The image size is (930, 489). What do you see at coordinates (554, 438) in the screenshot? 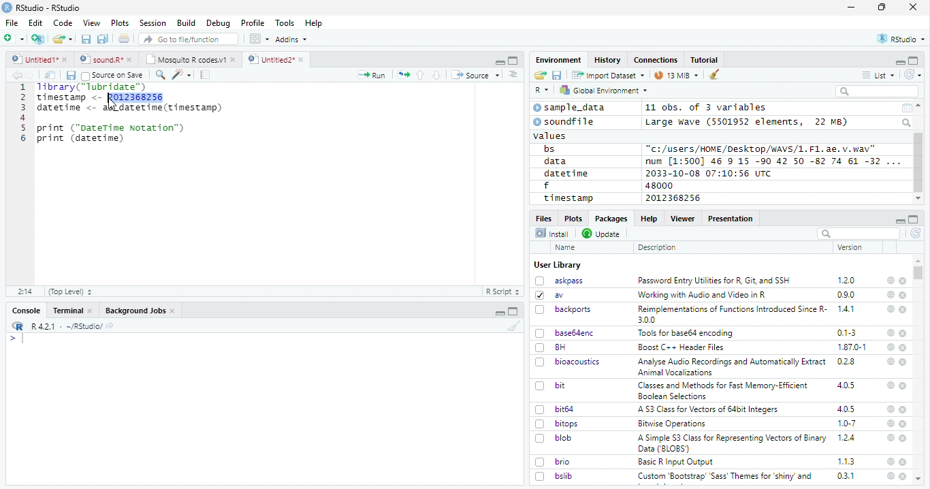
I see `blob` at bounding box center [554, 438].